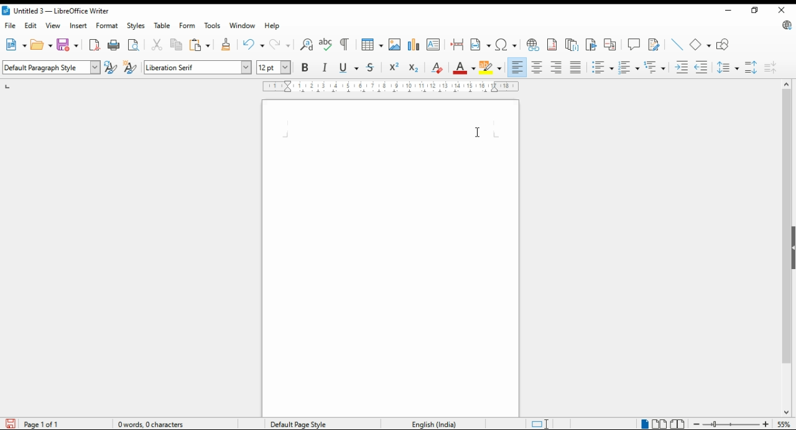 The image size is (796, 430). I want to click on book view, so click(678, 424).